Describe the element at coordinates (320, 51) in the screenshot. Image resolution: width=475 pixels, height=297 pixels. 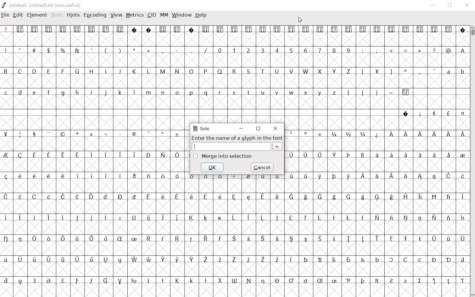
I see `7` at that location.